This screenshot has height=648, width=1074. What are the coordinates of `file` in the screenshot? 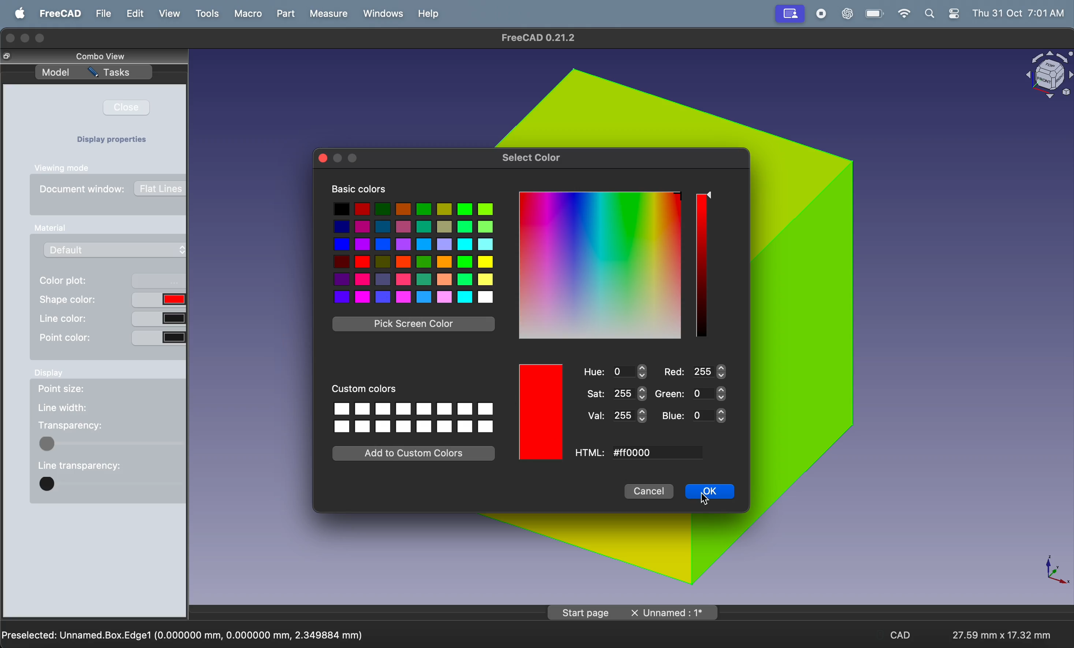 It's located at (102, 13).